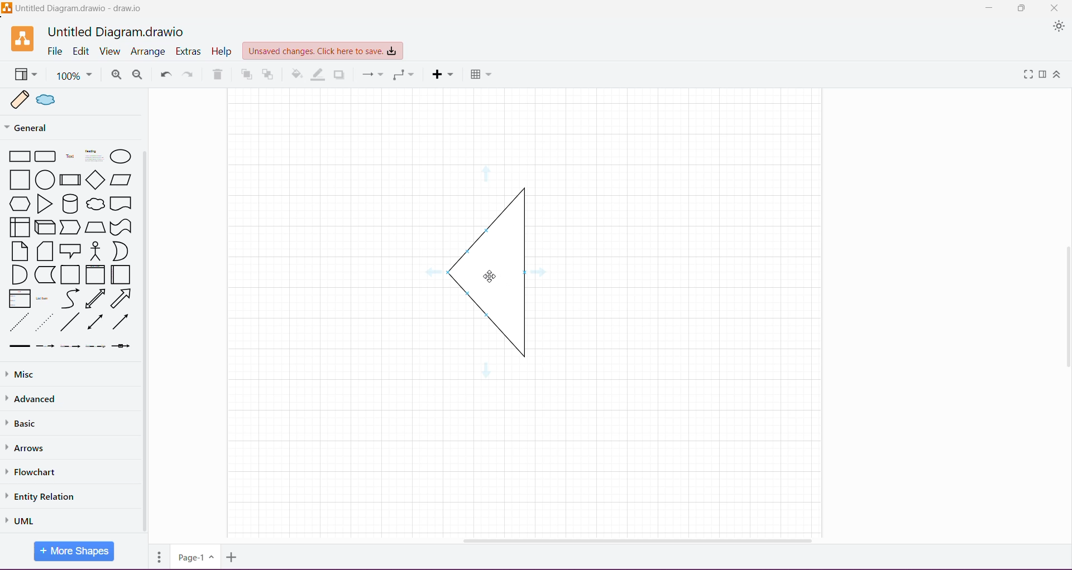  Describe the element at coordinates (245, 75) in the screenshot. I see `To Front` at that location.